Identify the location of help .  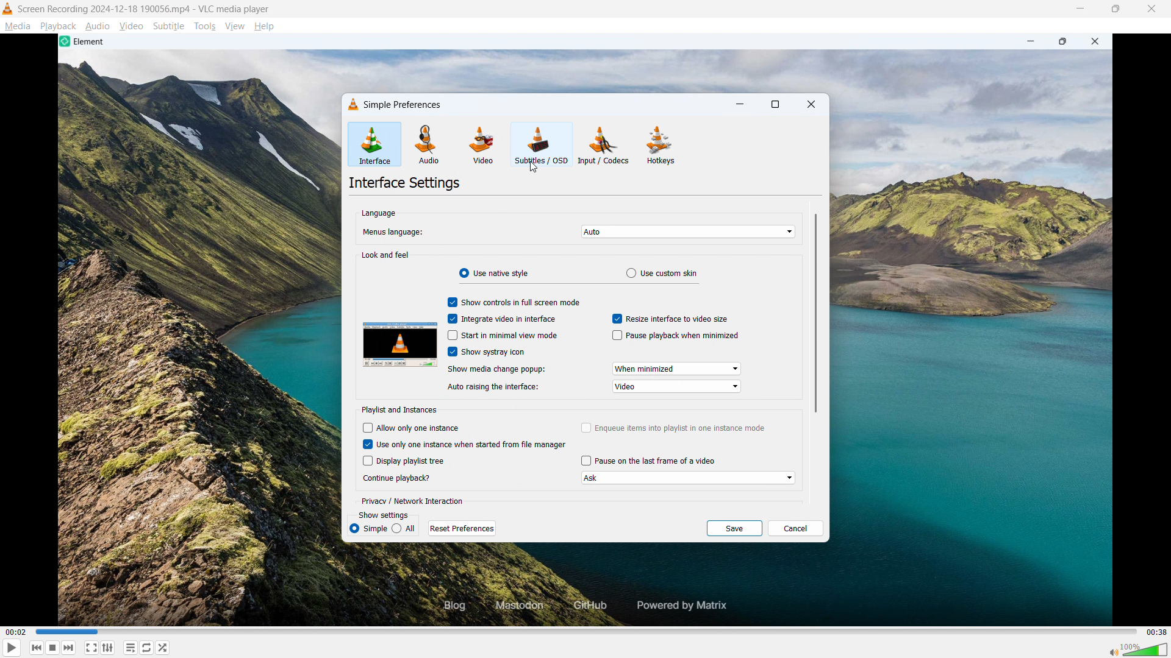
(265, 27).